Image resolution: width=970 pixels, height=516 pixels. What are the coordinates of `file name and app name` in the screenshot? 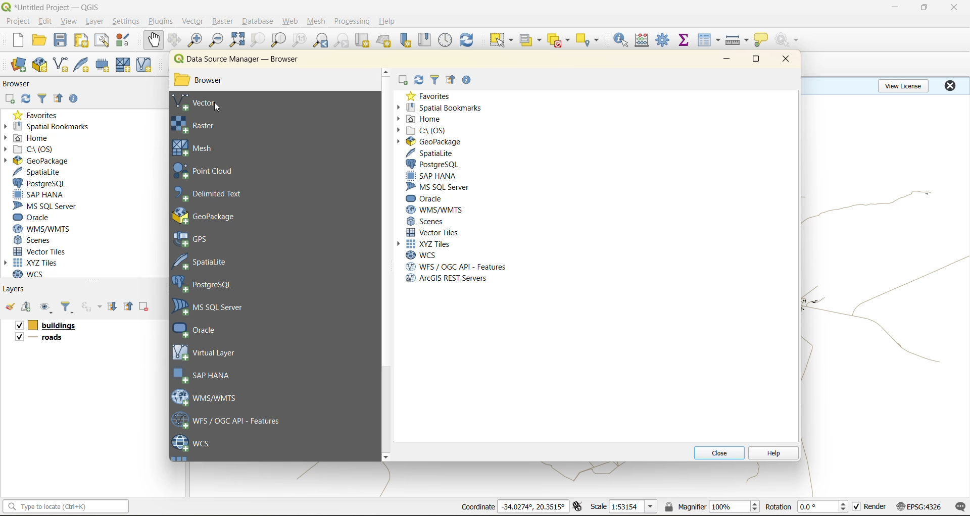 It's located at (54, 7).